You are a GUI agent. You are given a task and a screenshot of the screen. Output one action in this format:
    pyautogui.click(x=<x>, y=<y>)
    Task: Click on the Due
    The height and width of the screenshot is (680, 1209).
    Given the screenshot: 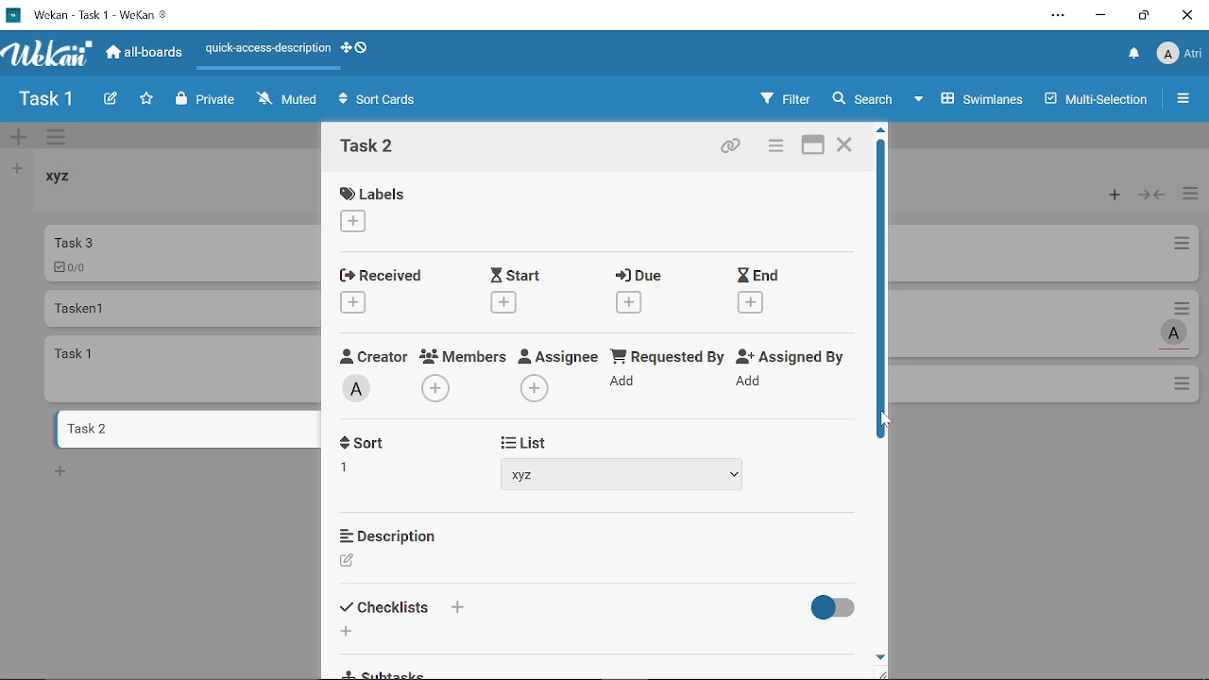 What is the action you would take?
    pyautogui.click(x=639, y=274)
    